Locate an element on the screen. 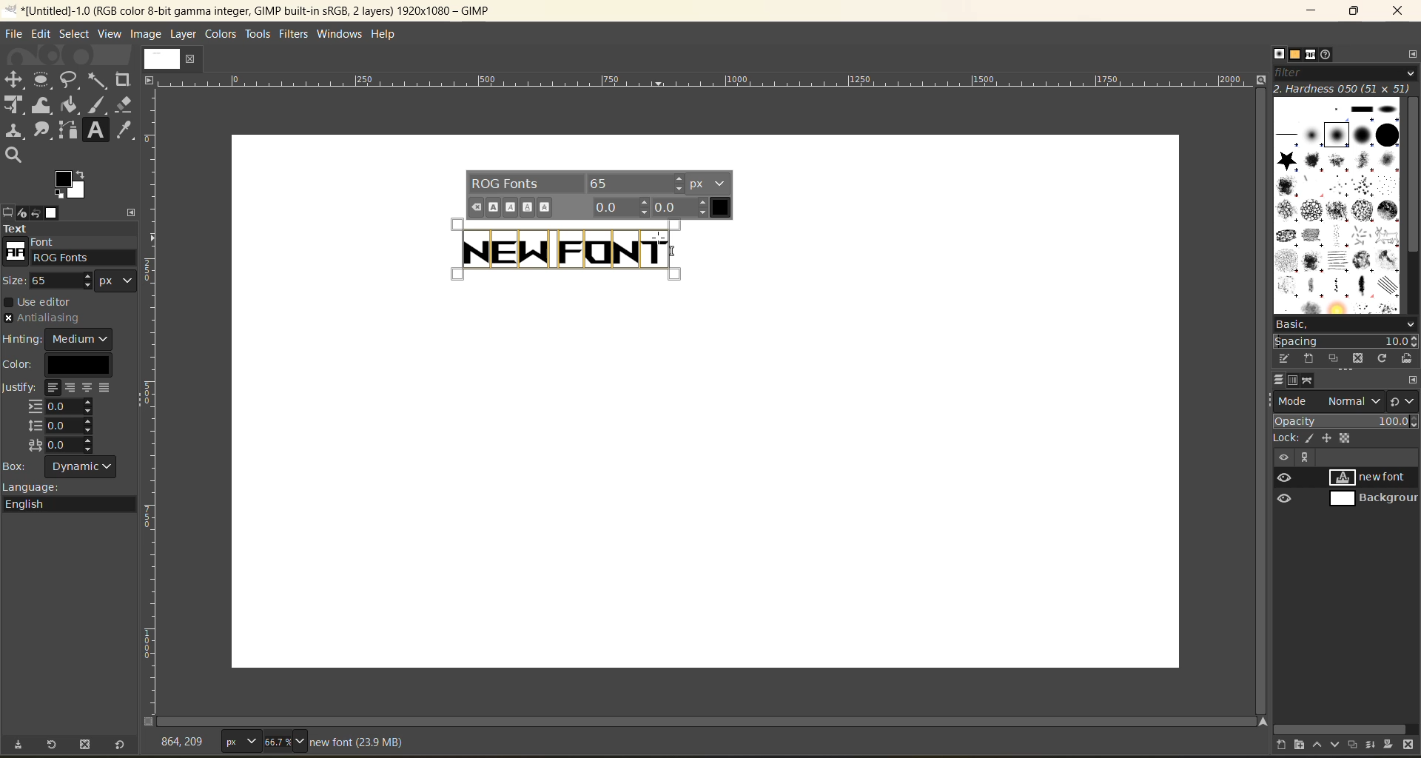 This screenshot has height=758, width=1421. brushes is located at coordinates (1337, 208).